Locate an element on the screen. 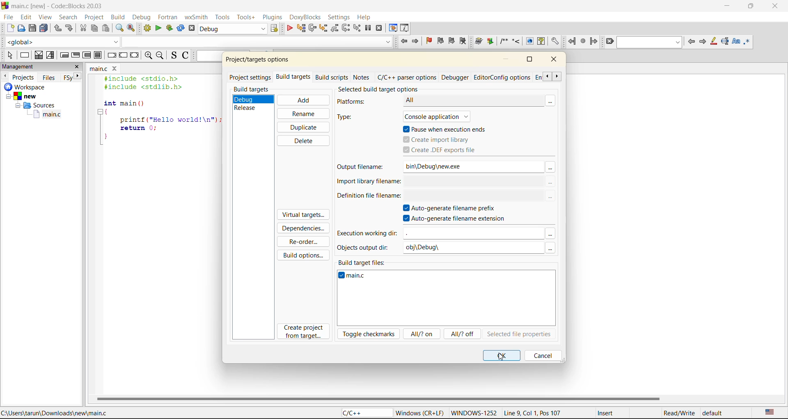  help is located at coordinates (367, 17).